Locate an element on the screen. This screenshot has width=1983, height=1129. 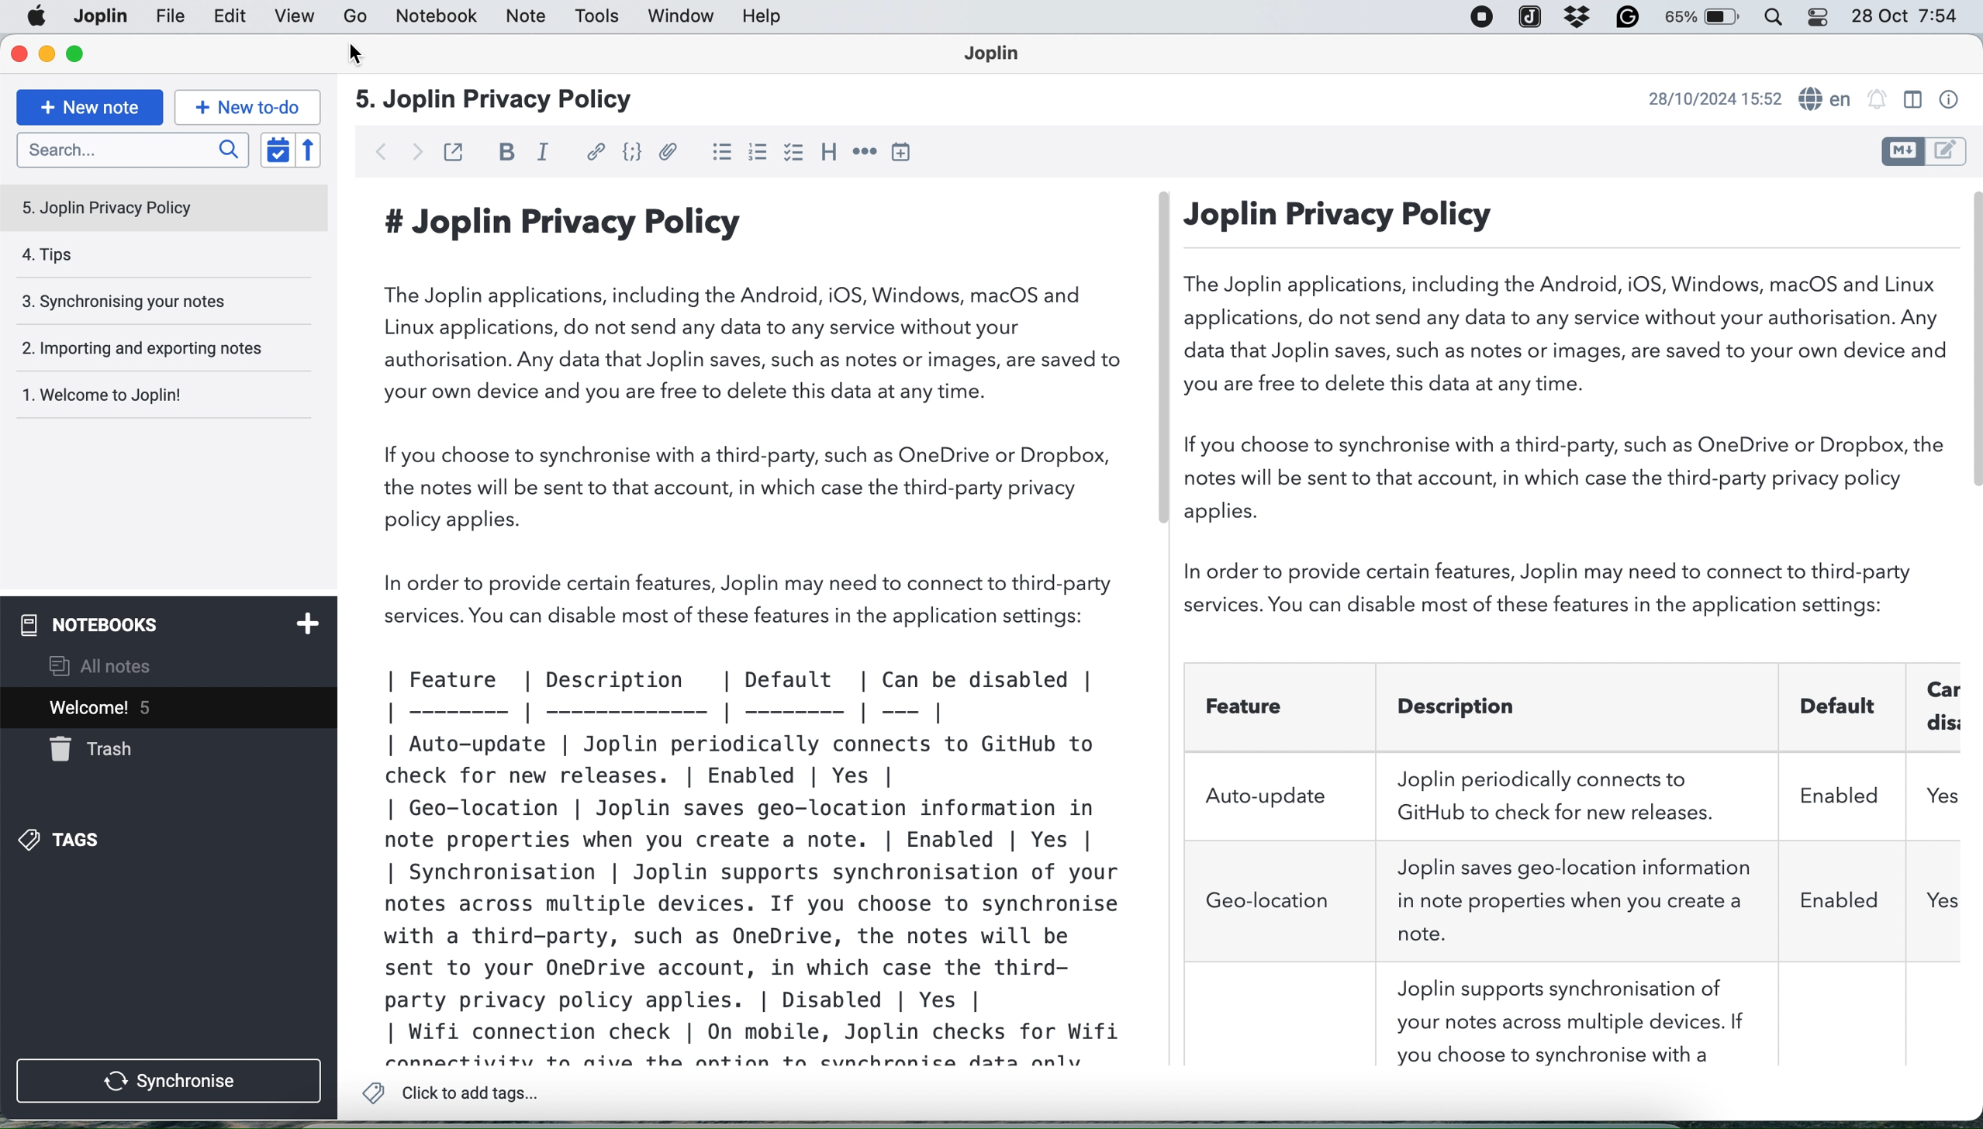
bulleted list is located at coordinates (722, 152).